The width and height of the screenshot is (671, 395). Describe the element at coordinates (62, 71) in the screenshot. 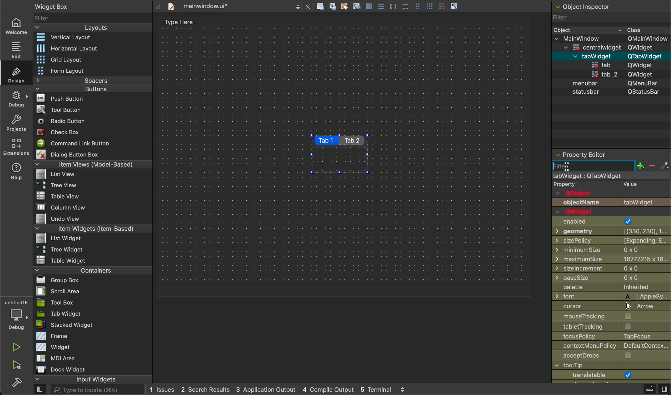

I see ` Form Layout` at that location.